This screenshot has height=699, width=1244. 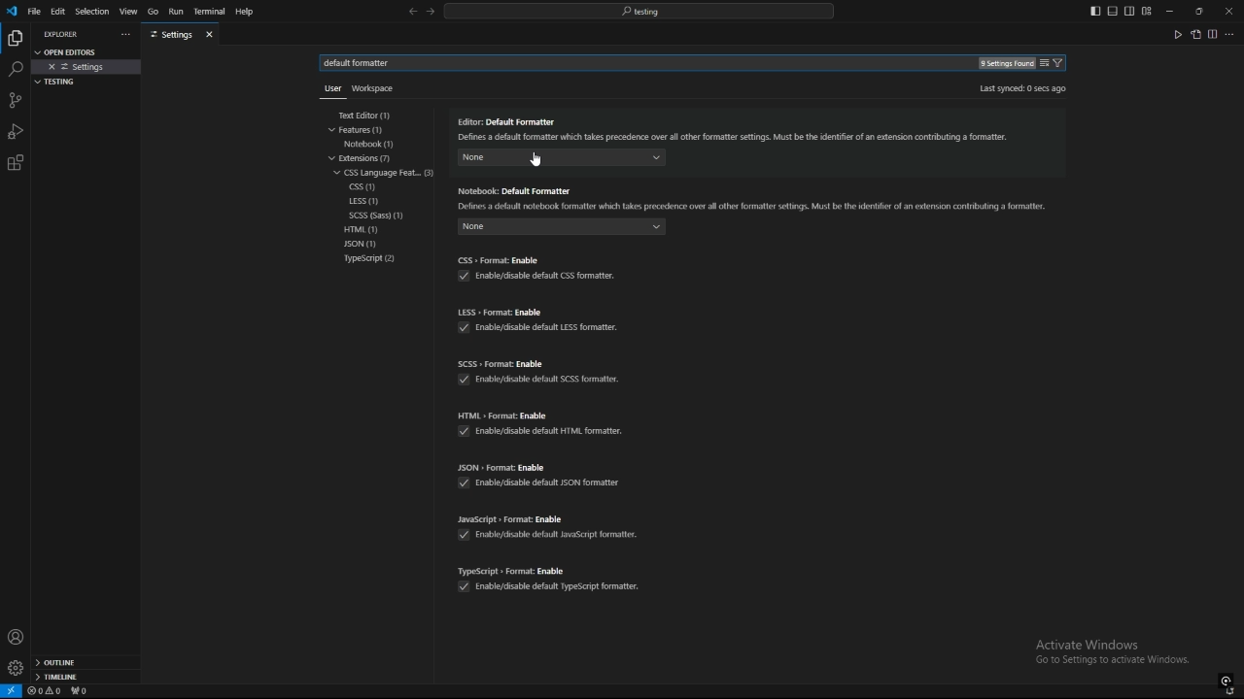 I want to click on testing, so click(x=59, y=82).